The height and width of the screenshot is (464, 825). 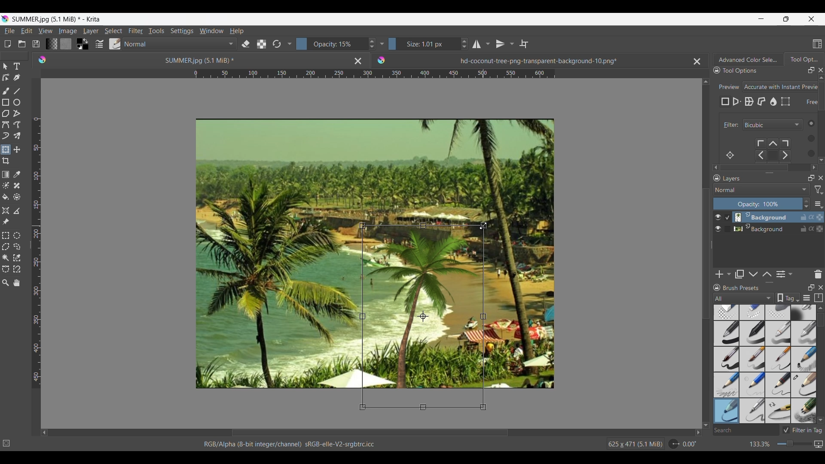 I want to click on Float Brush Presets panel, so click(x=812, y=287).